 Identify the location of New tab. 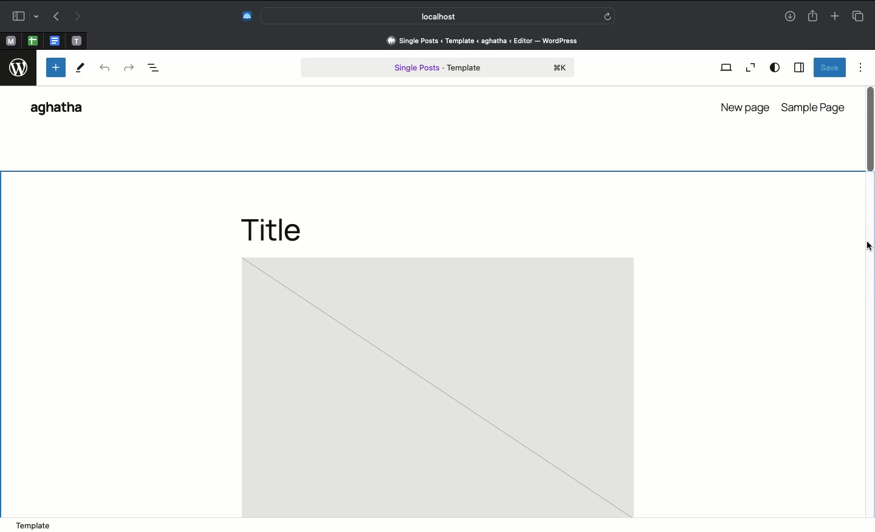
(835, 17).